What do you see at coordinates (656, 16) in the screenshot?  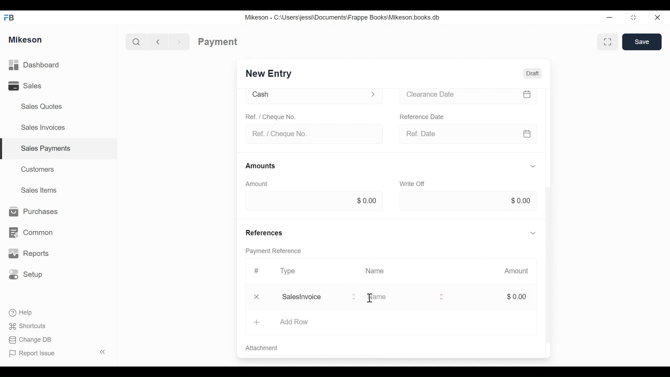 I see `Close` at bounding box center [656, 16].